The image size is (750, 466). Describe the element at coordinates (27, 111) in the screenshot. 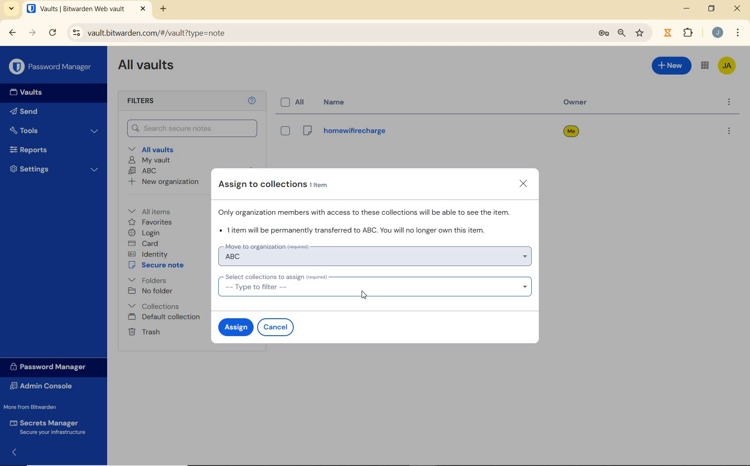

I see `Send` at that location.